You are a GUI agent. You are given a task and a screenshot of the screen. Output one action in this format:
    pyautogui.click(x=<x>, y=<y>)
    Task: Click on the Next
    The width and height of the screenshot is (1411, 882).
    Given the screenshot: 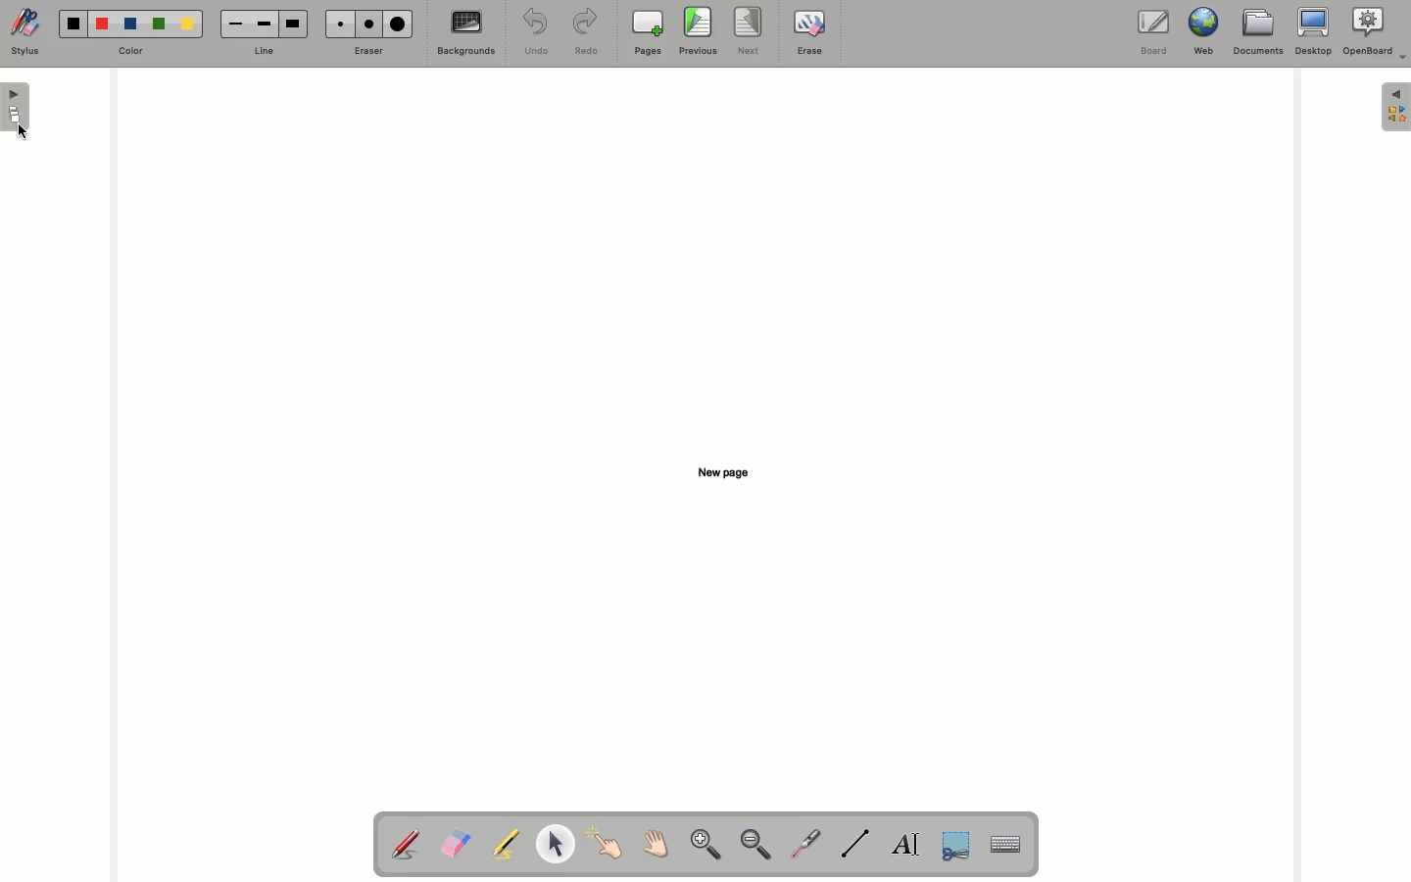 What is the action you would take?
    pyautogui.click(x=749, y=30)
    